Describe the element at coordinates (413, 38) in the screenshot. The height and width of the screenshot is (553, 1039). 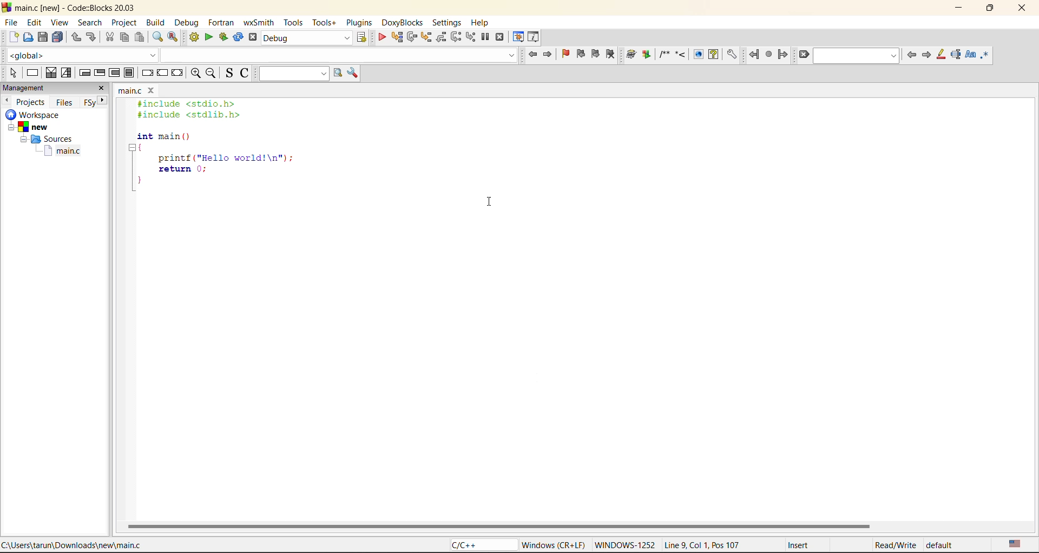
I see `next line` at that location.